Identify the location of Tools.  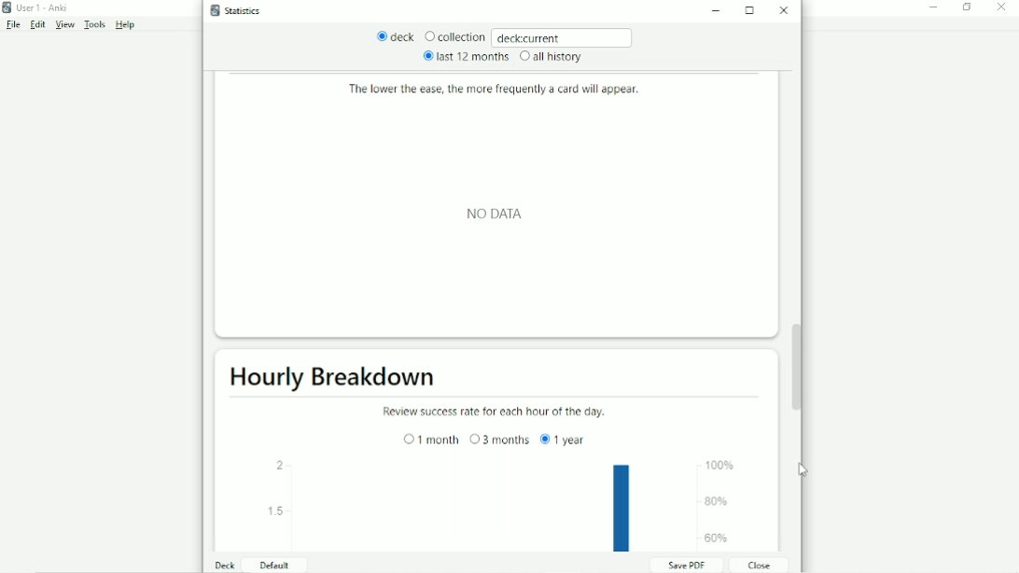
(96, 25).